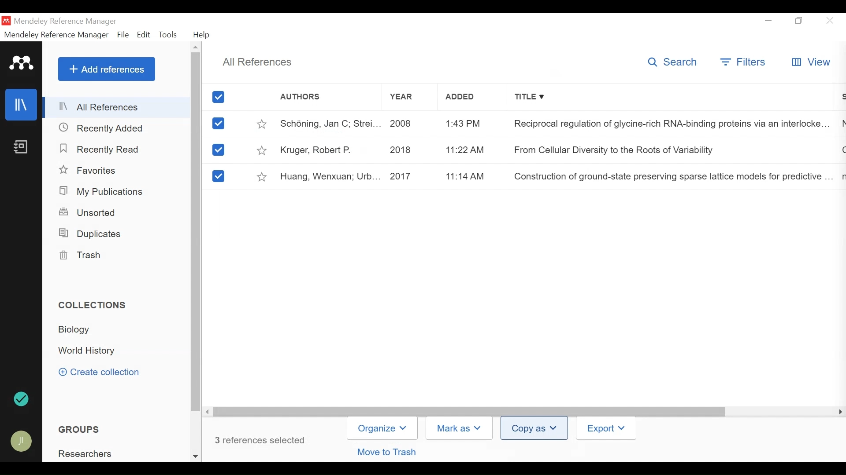 This screenshot has width=846, height=475. I want to click on Mark as, so click(461, 427).